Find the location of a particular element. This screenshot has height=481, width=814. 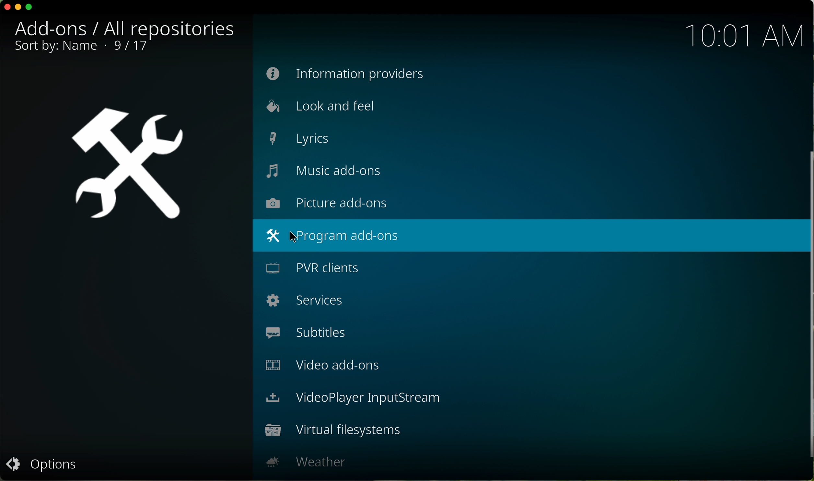

pvr clients is located at coordinates (310, 267).